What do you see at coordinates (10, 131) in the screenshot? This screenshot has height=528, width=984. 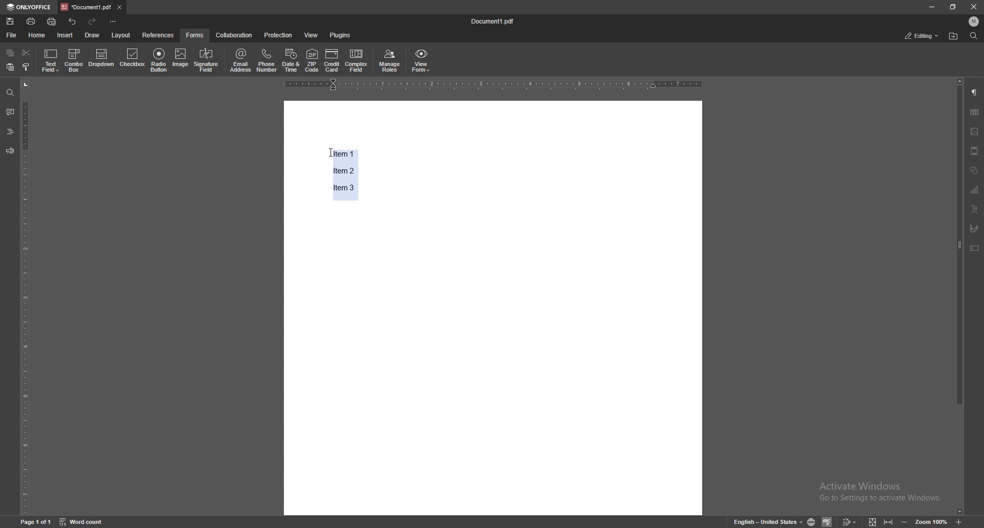 I see `heading` at bounding box center [10, 131].